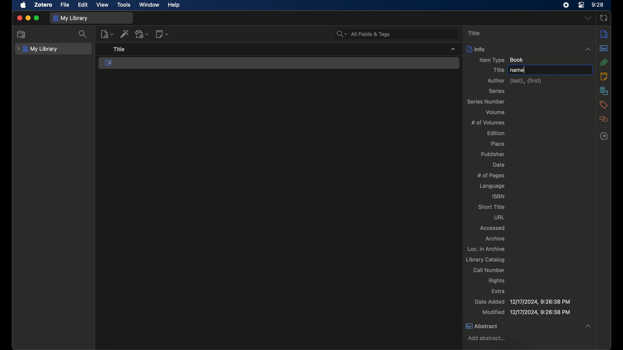 The width and height of the screenshot is (623, 350). I want to click on dropdown, so click(587, 18).